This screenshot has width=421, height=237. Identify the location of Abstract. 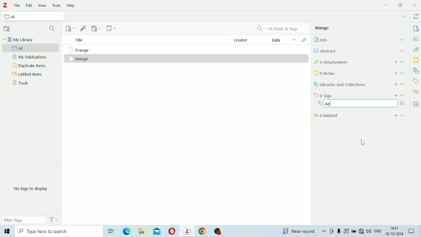
(360, 50).